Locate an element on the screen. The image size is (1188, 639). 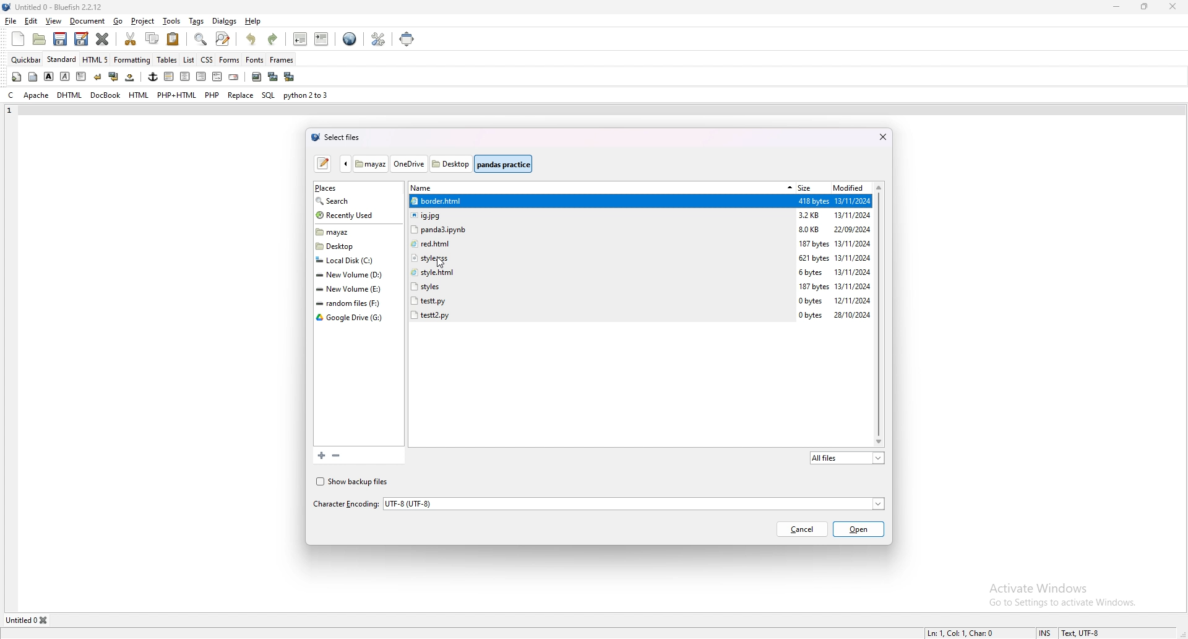
project is located at coordinates (142, 21).